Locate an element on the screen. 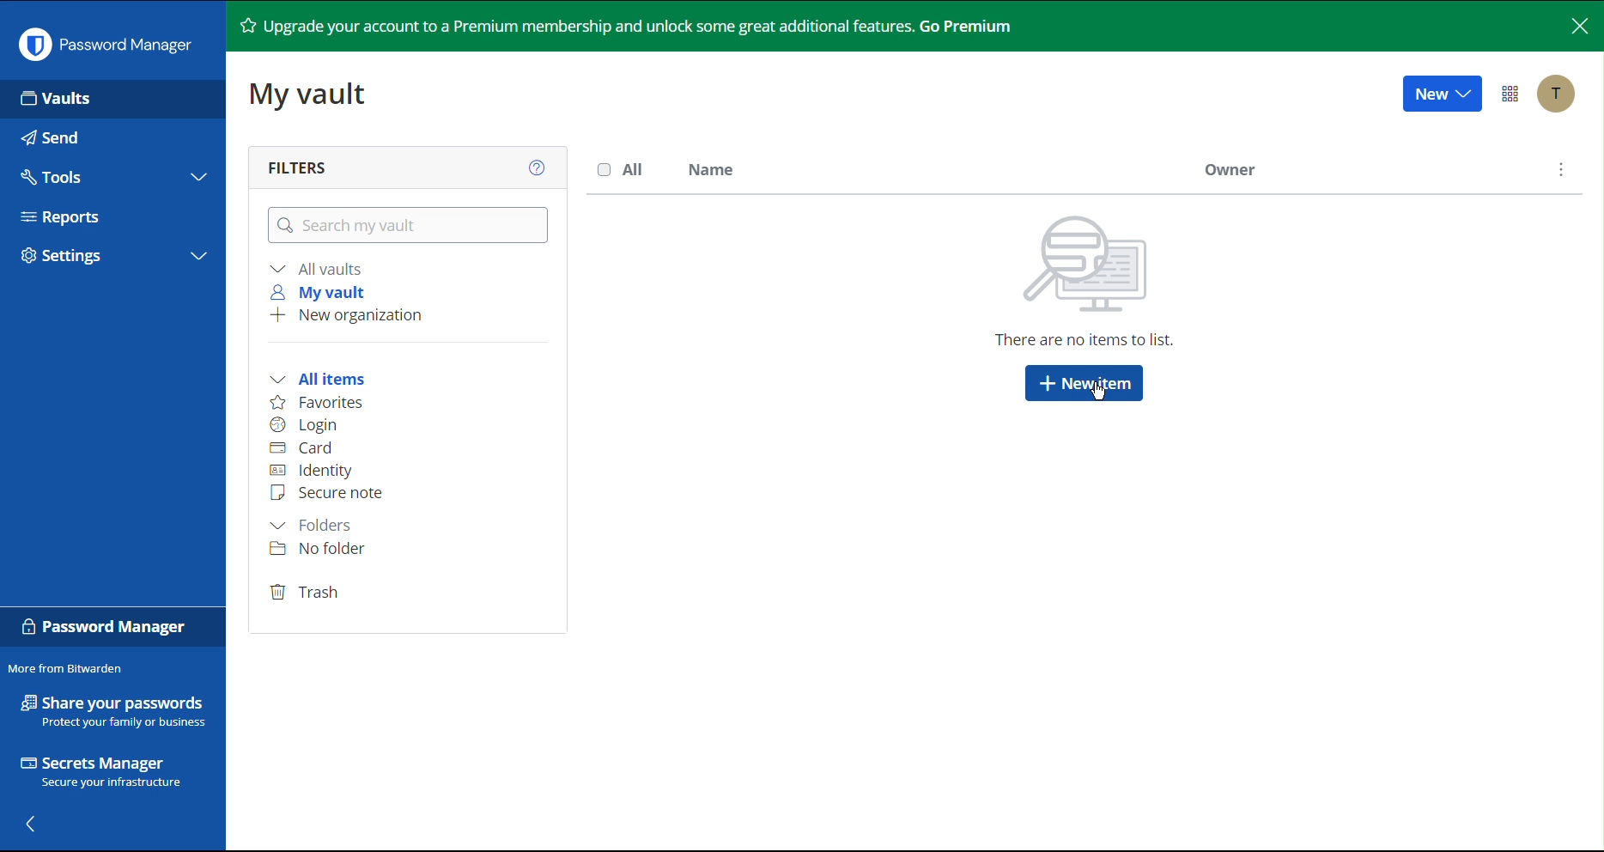 This screenshot has height=852, width=1604. Vaults is located at coordinates (112, 97).